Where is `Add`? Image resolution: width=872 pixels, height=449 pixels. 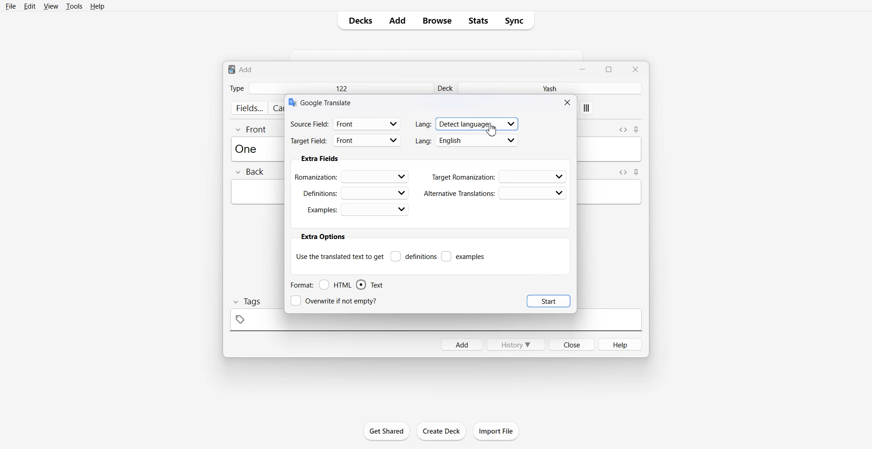 Add is located at coordinates (461, 344).